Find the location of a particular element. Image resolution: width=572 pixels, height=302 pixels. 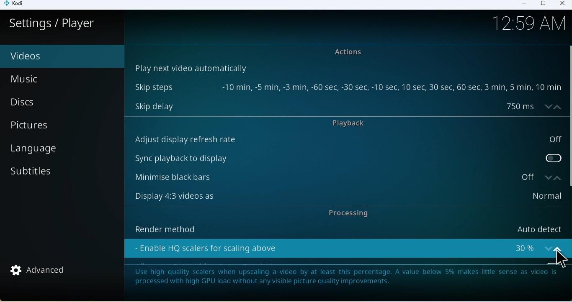

Subtitles is located at coordinates (53, 174).